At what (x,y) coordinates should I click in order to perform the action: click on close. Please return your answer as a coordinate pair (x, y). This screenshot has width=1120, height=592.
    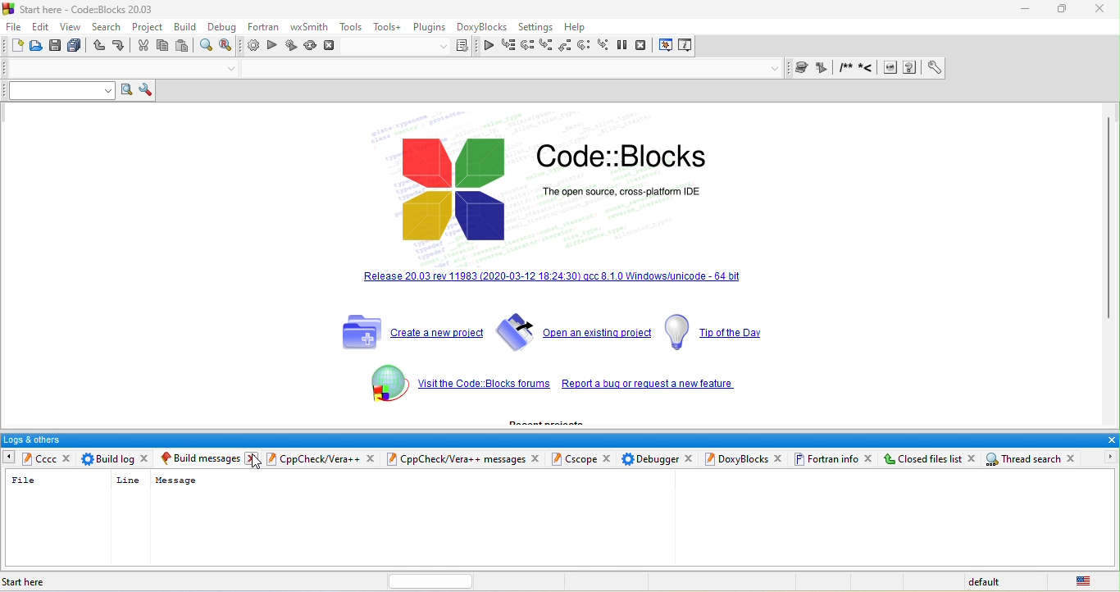
    Looking at the image, I should click on (609, 458).